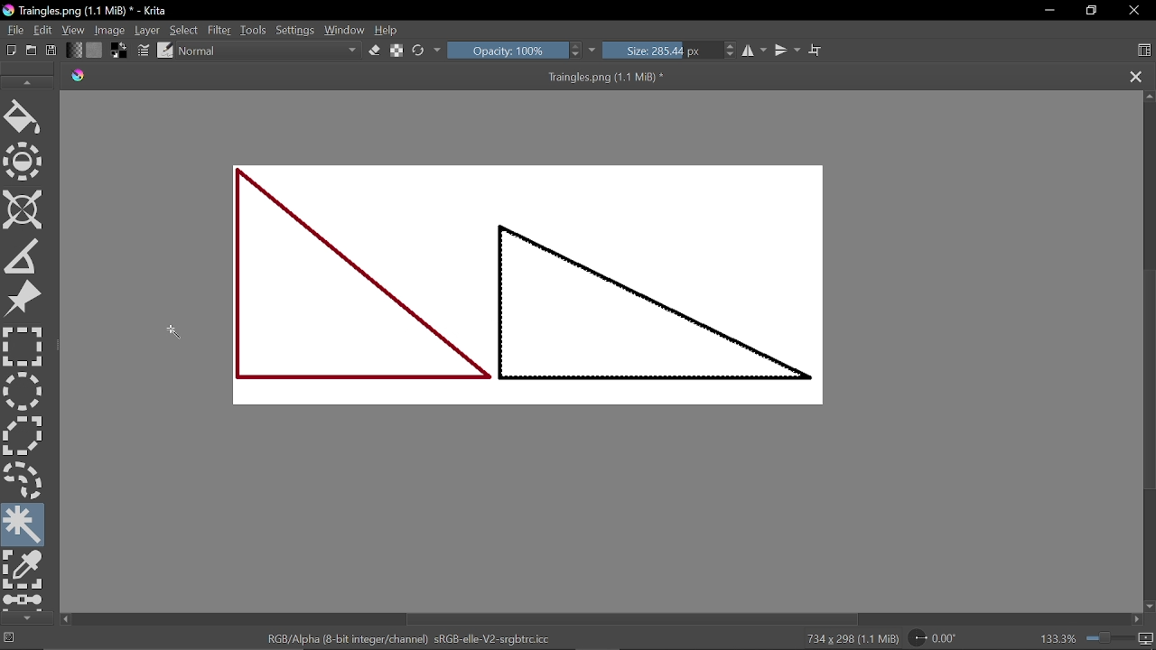  What do you see at coordinates (786, 51) in the screenshot?
I see `Mirror vertically` at bounding box center [786, 51].